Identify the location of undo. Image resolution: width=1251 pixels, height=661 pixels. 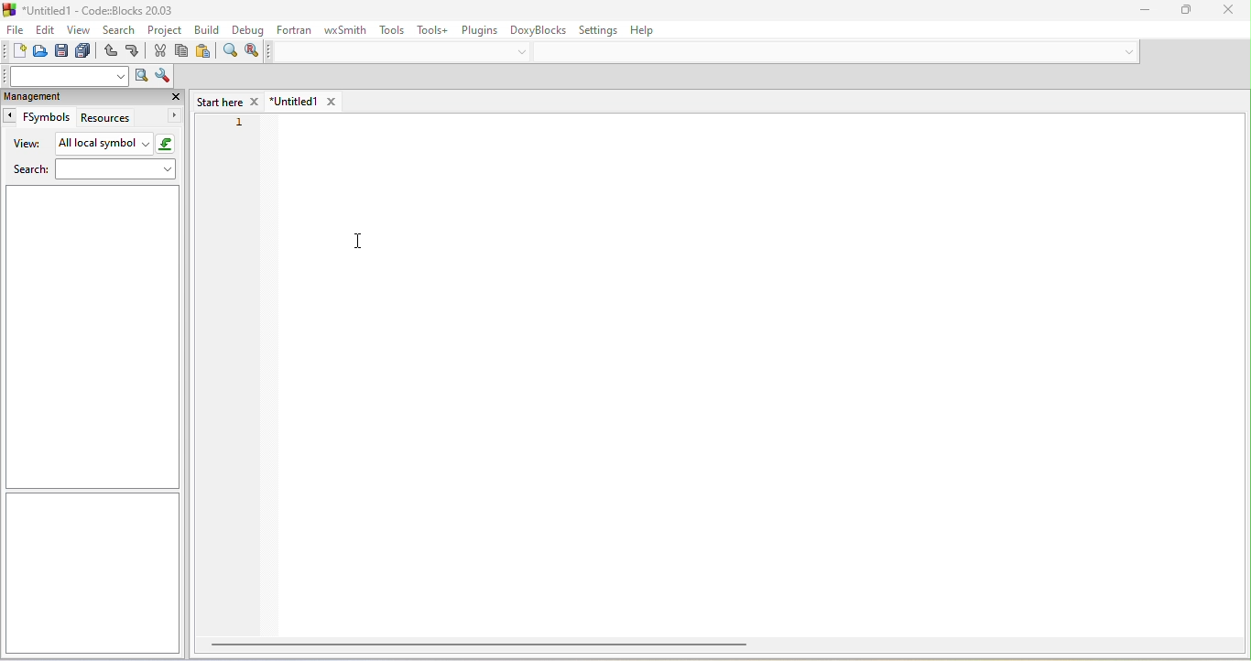
(110, 52).